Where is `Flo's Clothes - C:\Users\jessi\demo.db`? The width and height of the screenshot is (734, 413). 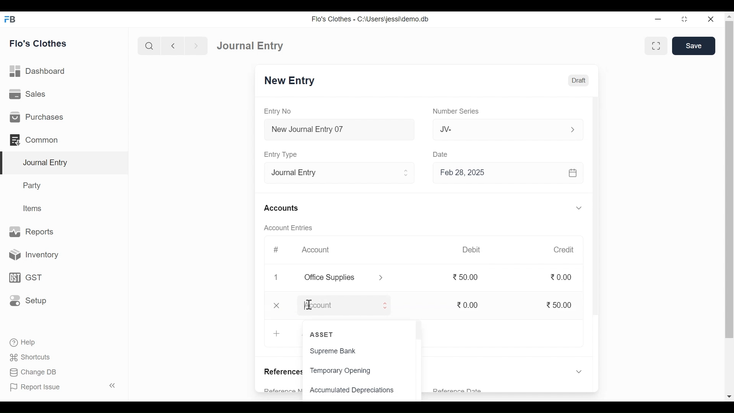
Flo's Clothes - C:\Users\jessi\demo.db is located at coordinates (368, 20).